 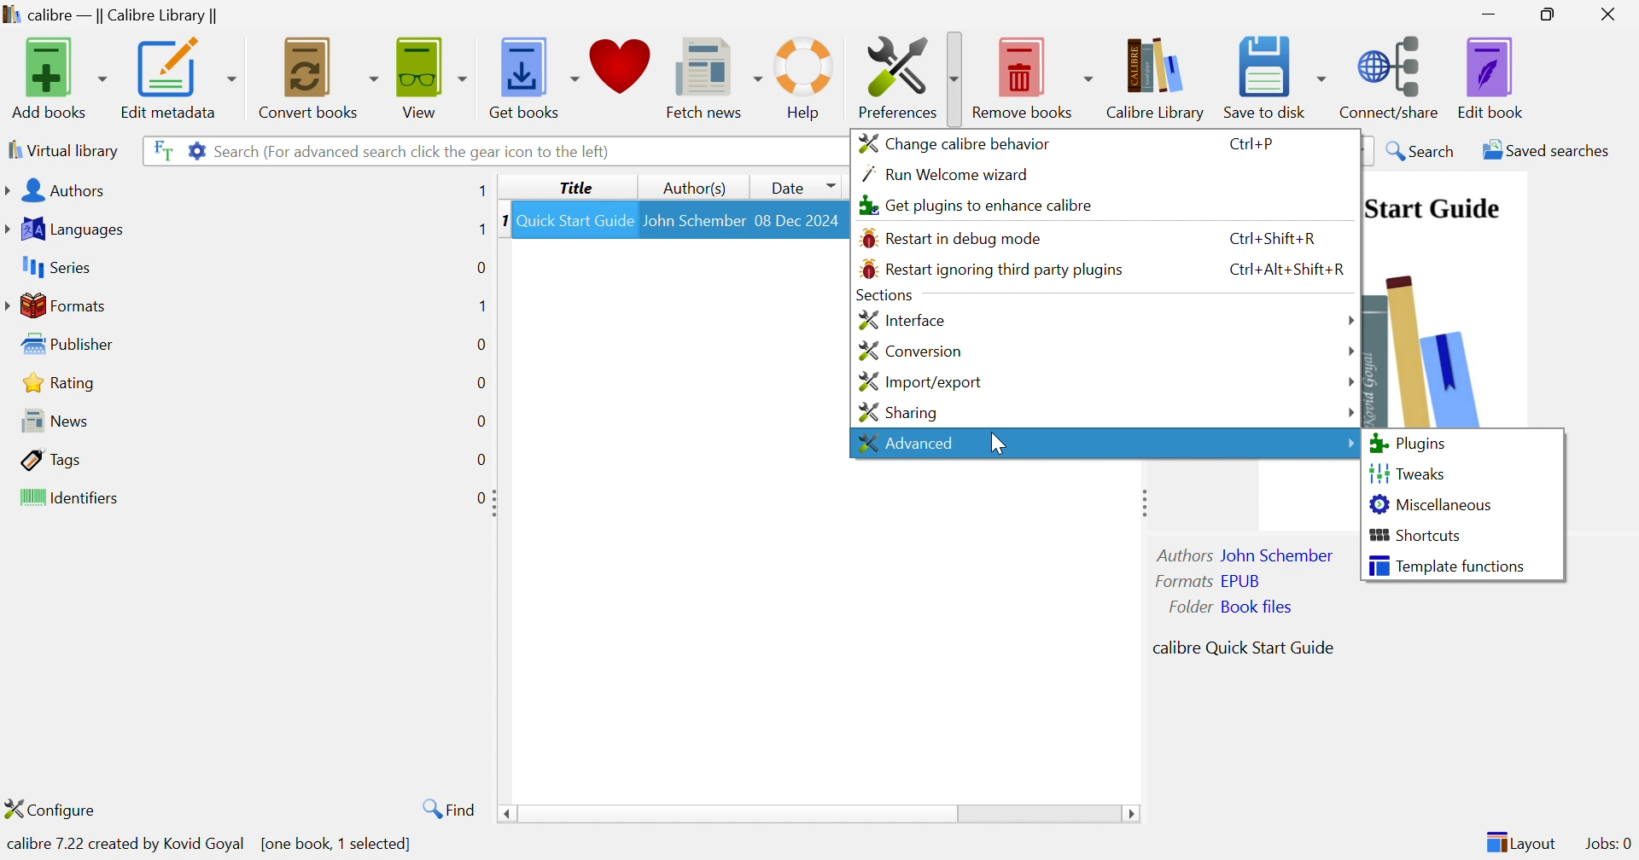 I want to click on Rating, so click(x=61, y=382).